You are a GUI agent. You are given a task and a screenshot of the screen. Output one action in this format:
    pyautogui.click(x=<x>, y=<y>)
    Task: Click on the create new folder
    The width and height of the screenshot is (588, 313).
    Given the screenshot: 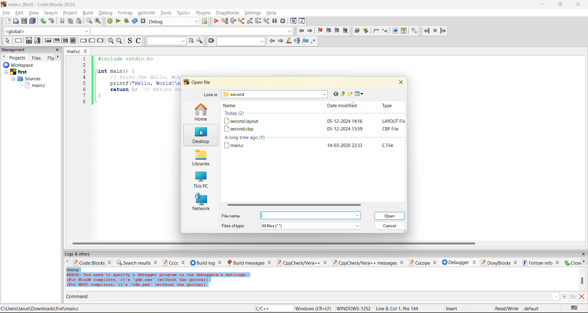 What is the action you would take?
    pyautogui.click(x=351, y=94)
    